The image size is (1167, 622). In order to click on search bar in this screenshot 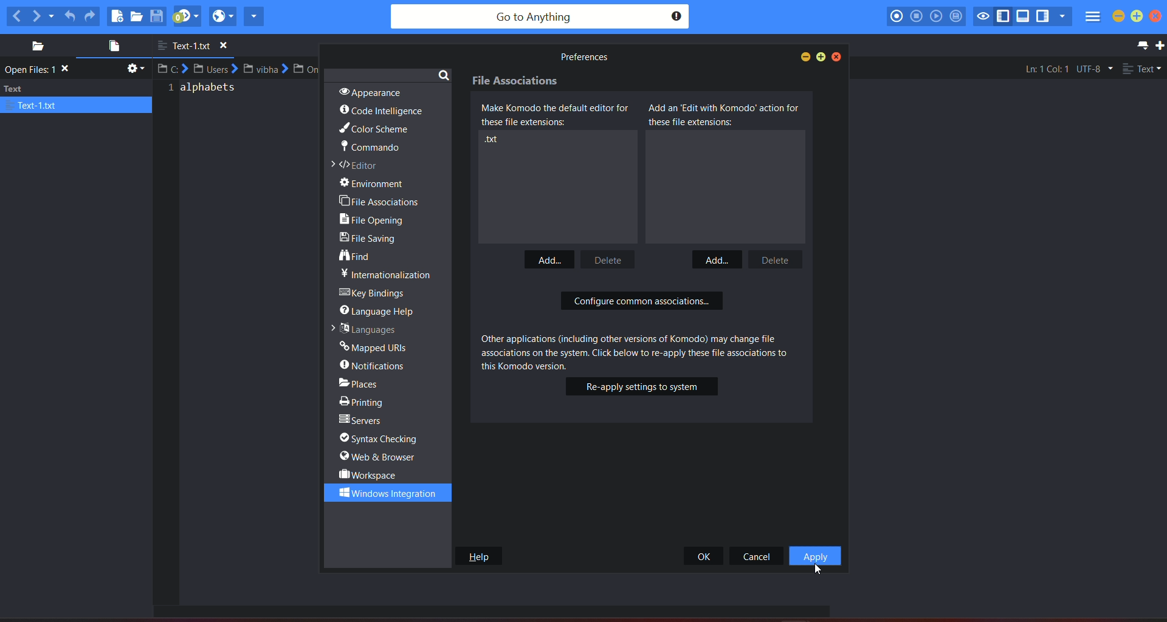, I will do `click(539, 17)`.